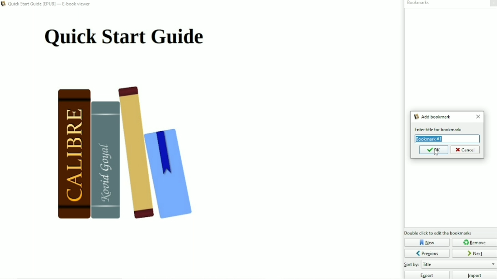  I want to click on logo, so click(4, 5).